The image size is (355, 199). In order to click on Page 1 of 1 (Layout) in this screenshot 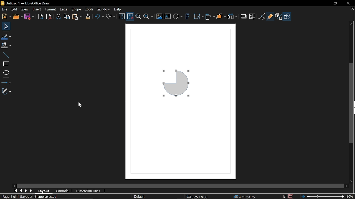, I will do `click(16, 197)`.